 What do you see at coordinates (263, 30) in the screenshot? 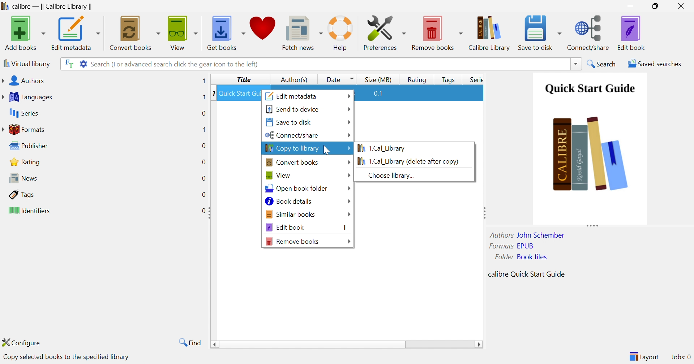
I see `Donate to support Calibre` at bounding box center [263, 30].